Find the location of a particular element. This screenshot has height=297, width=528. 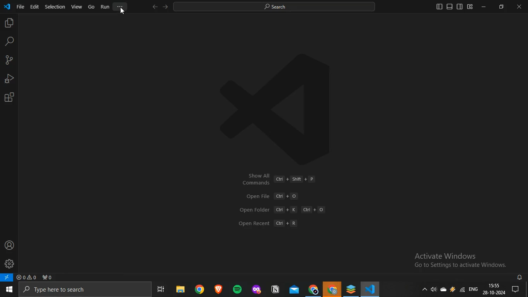

manage is located at coordinates (9, 263).